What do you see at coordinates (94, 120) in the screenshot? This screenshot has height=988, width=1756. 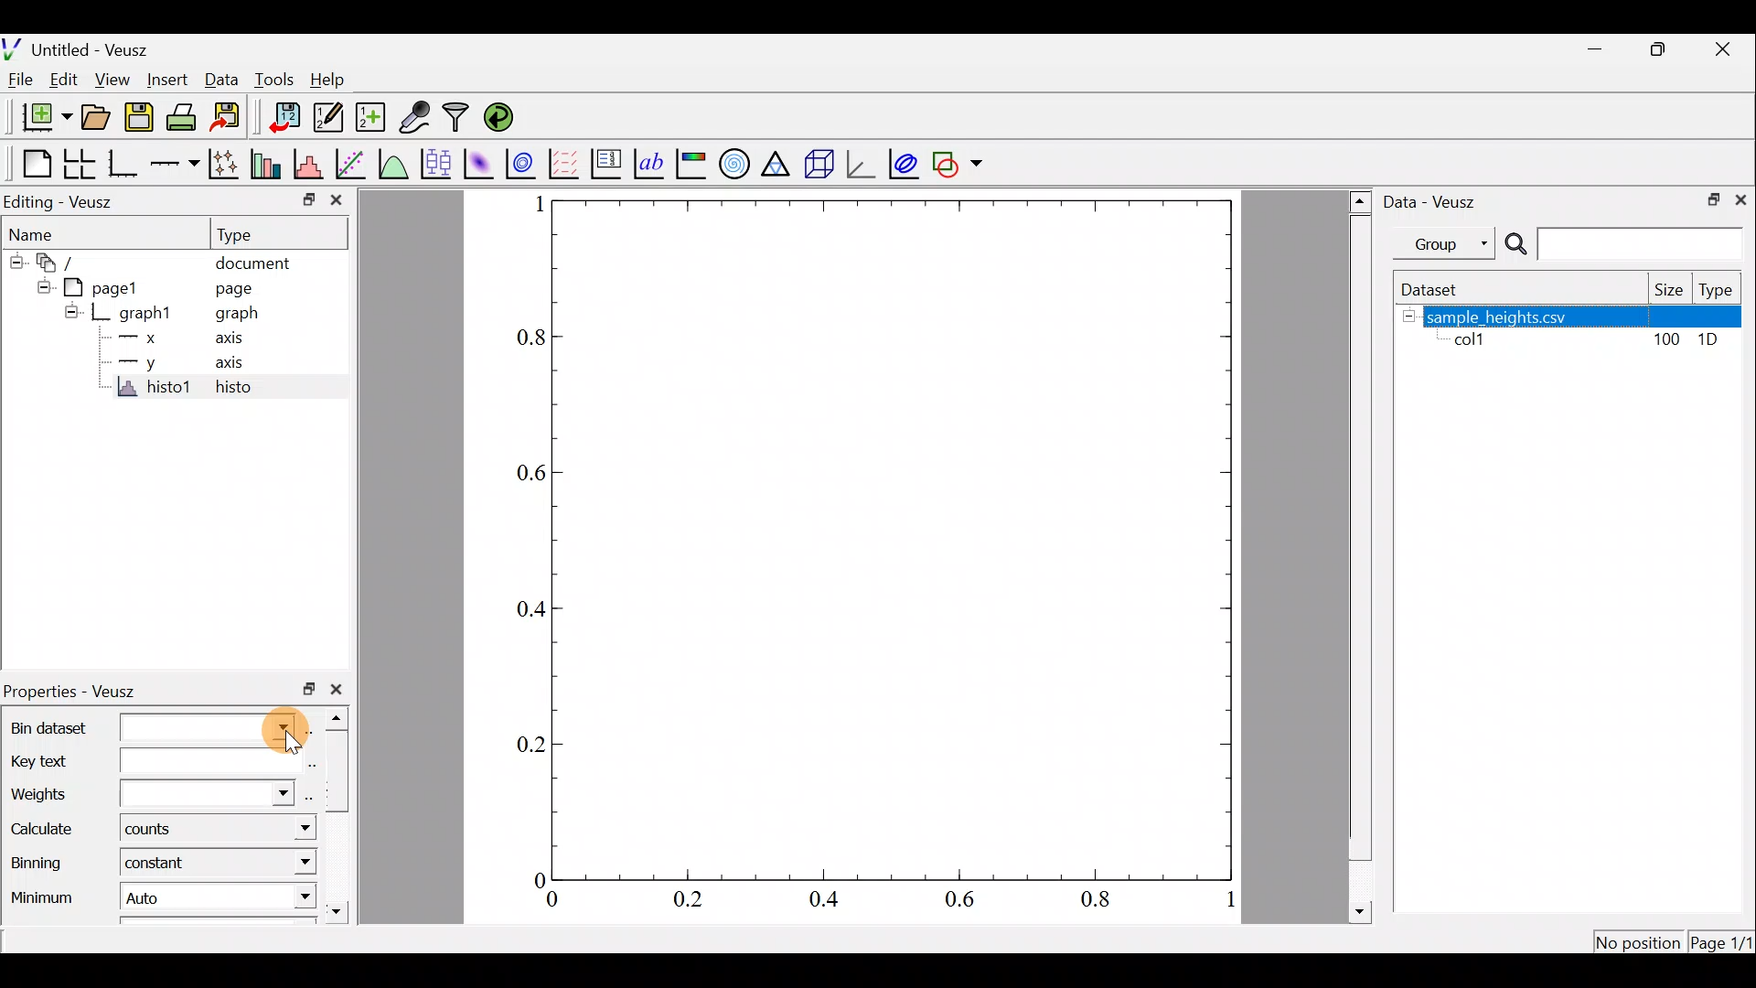 I see `open a document` at bounding box center [94, 120].